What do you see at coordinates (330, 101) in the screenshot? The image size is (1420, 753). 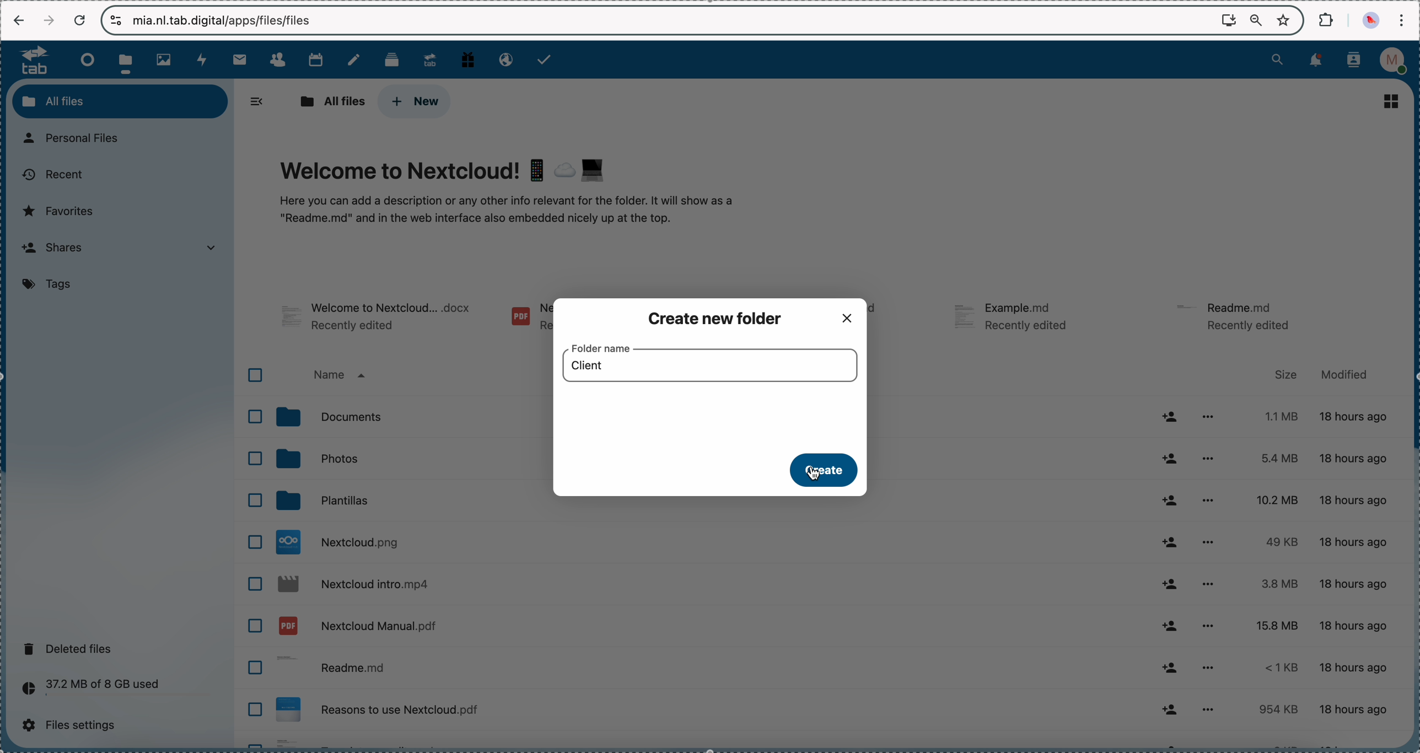 I see `all files` at bounding box center [330, 101].